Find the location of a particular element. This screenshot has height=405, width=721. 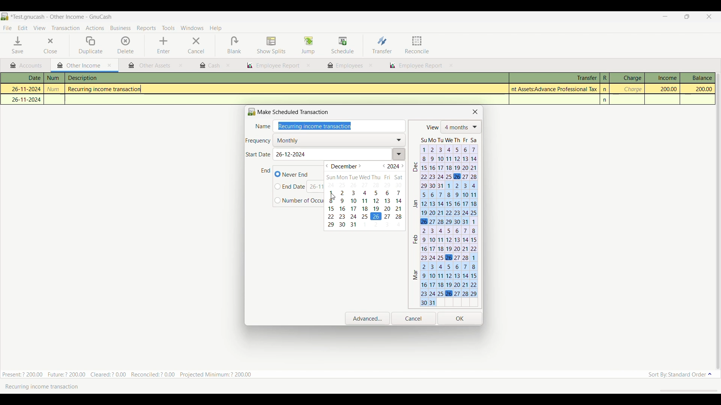

Present:? 200.00 Future:? 200.00 Cleared:? 0.00 Reconciled:? 0.00 Projected Minimum: ? 200.00 is located at coordinates (131, 373).